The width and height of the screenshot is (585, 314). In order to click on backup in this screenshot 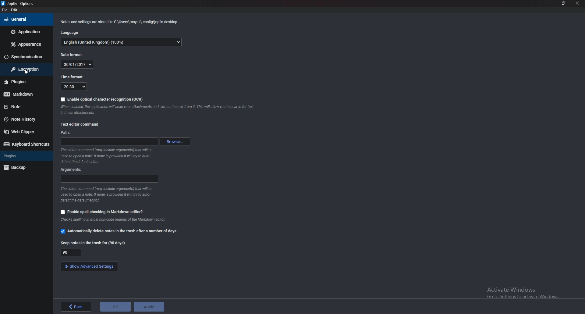, I will do `click(24, 168)`.